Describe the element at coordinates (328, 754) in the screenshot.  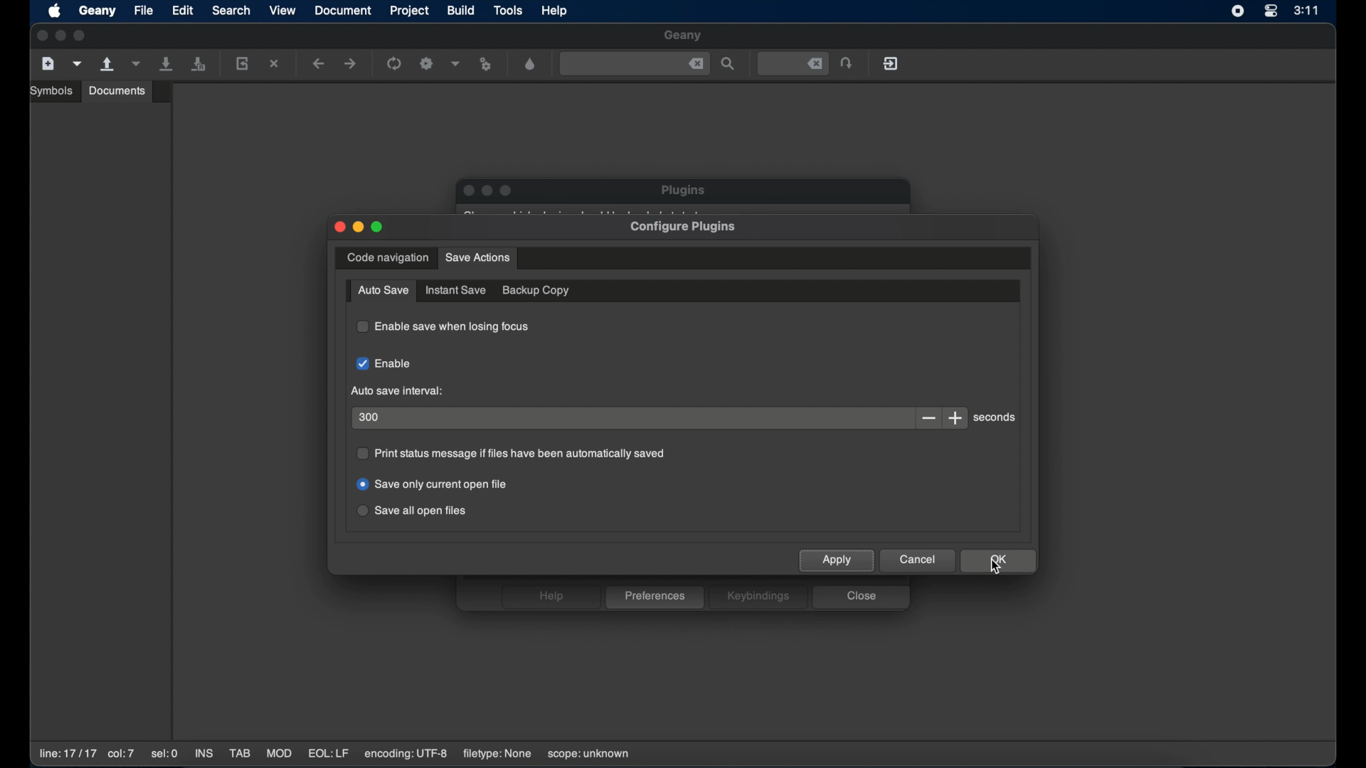
I see `EQL:LF` at that location.